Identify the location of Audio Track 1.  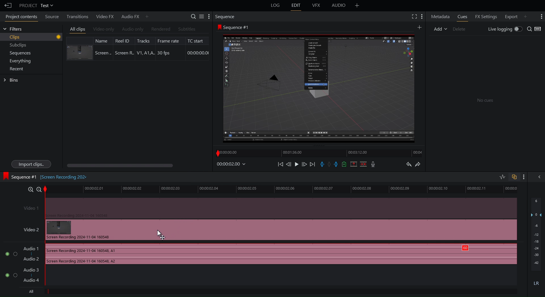
(259, 254).